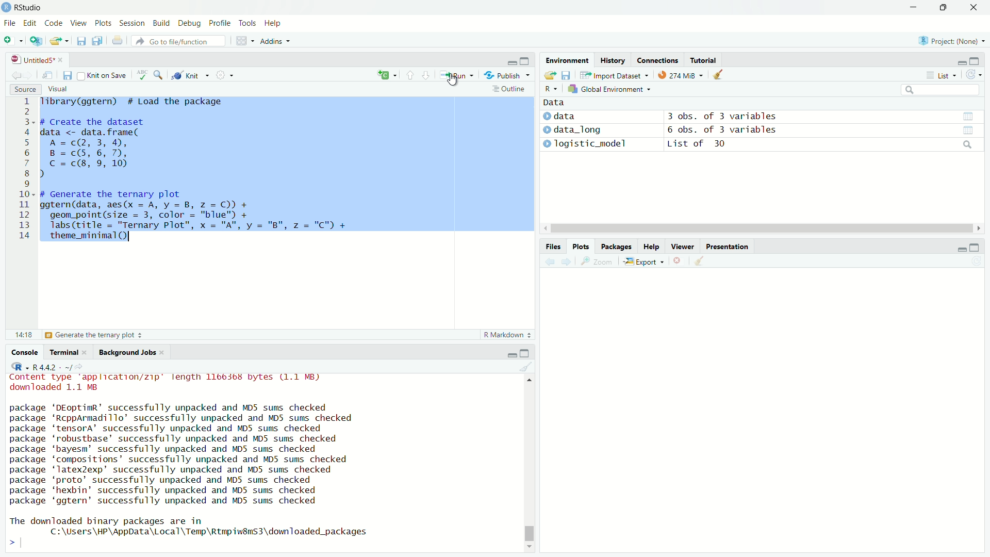 The height and width of the screenshot is (557, 990). What do you see at coordinates (80, 43) in the screenshot?
I see `save` at bounding box center [80, 43].